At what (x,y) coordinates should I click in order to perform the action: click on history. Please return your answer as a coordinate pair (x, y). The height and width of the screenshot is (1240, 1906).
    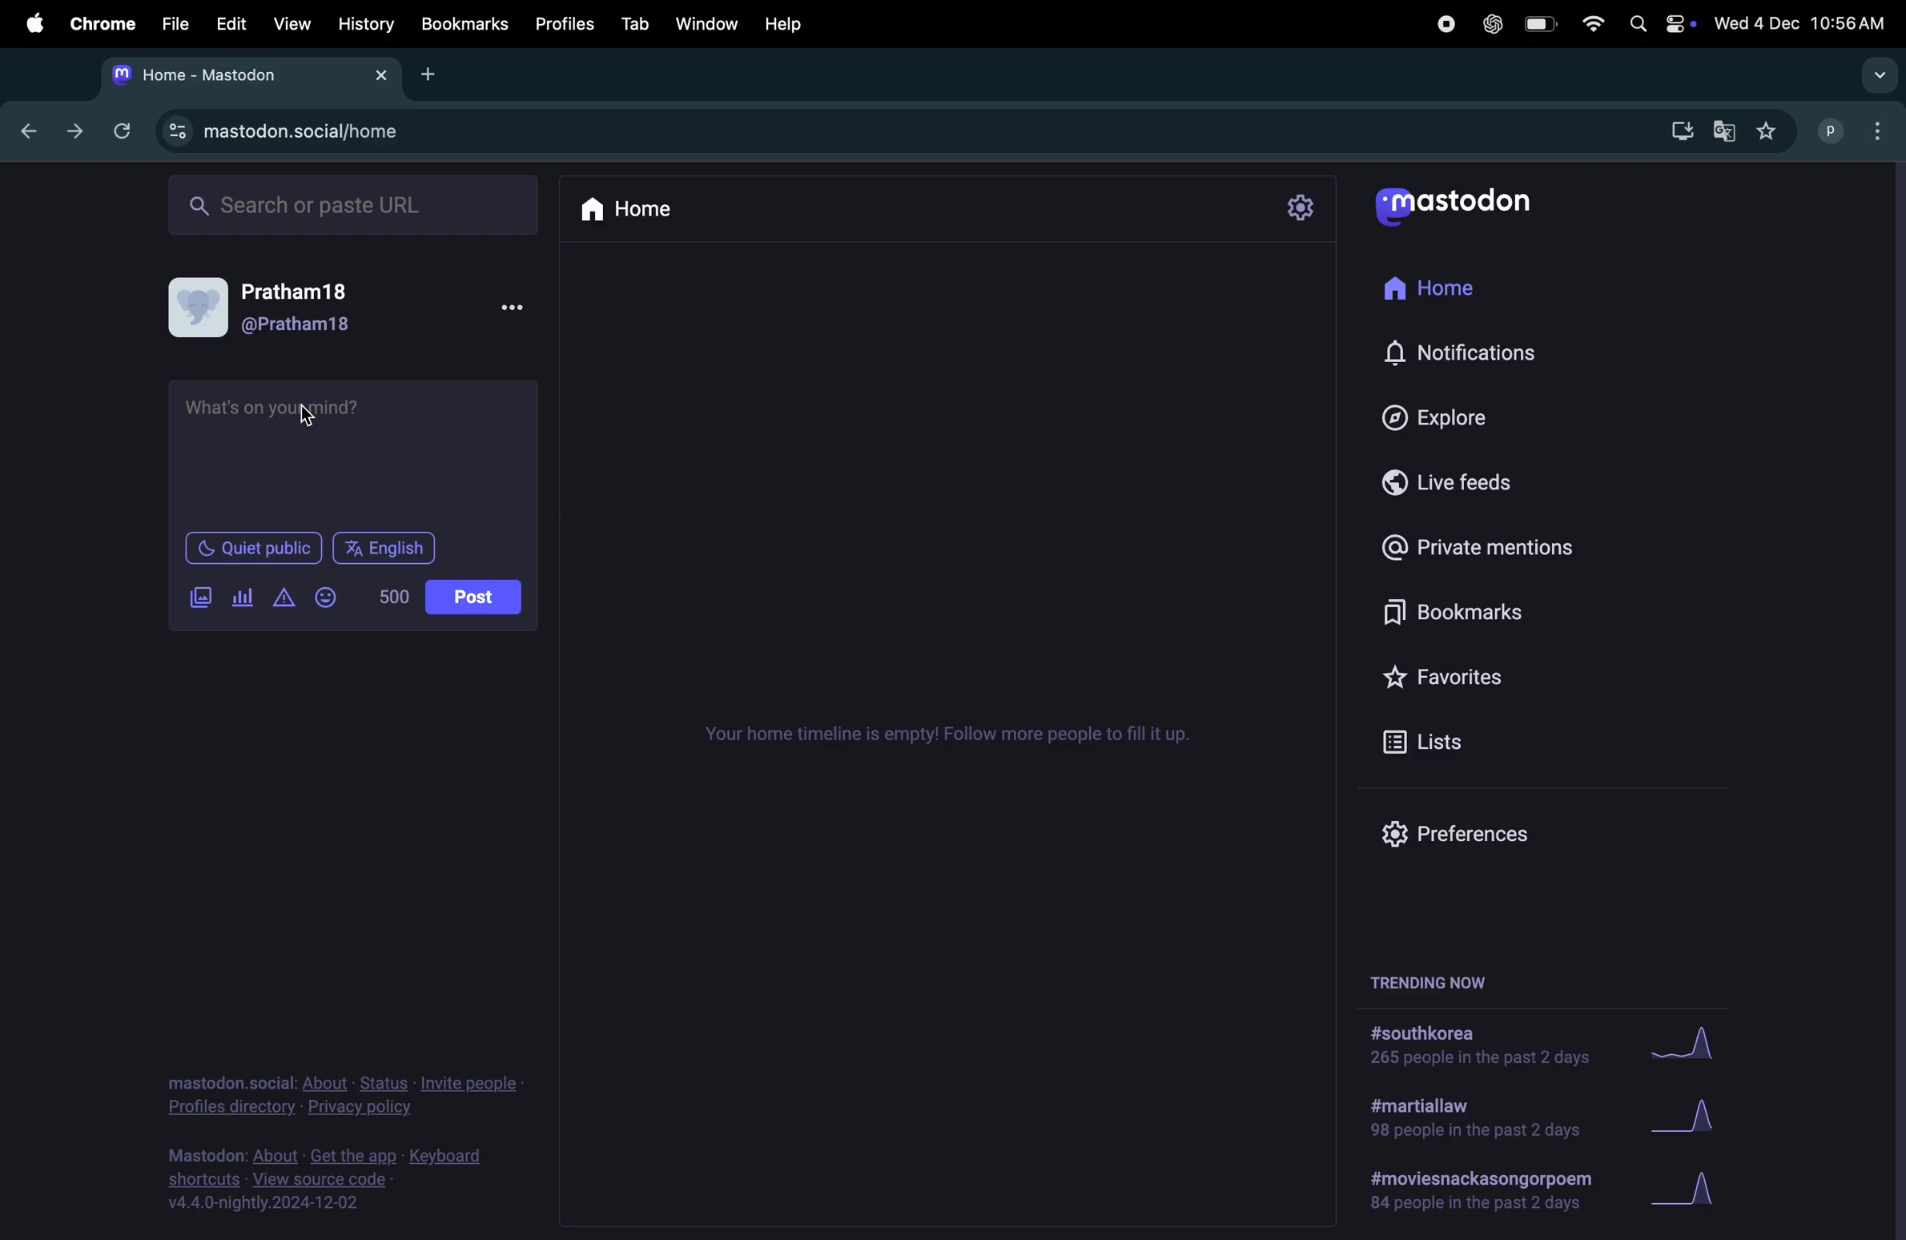
    Looking at the image, I should click on (366, 22).